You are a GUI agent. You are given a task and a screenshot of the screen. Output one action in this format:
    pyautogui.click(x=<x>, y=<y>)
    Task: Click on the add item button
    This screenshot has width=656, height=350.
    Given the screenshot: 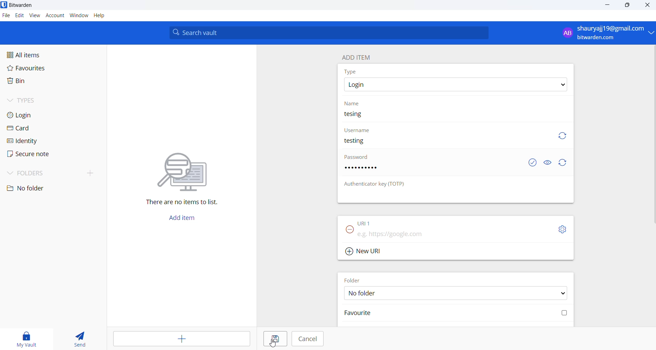 What is the action you would take?
    pyautogui.click(x=186, y=220)
    